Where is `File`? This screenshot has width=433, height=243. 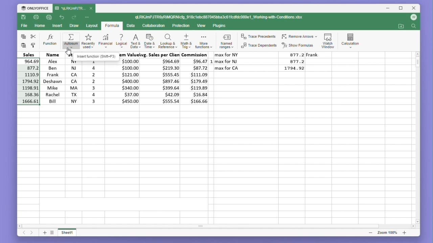 File is located at coordinates (24, 26).